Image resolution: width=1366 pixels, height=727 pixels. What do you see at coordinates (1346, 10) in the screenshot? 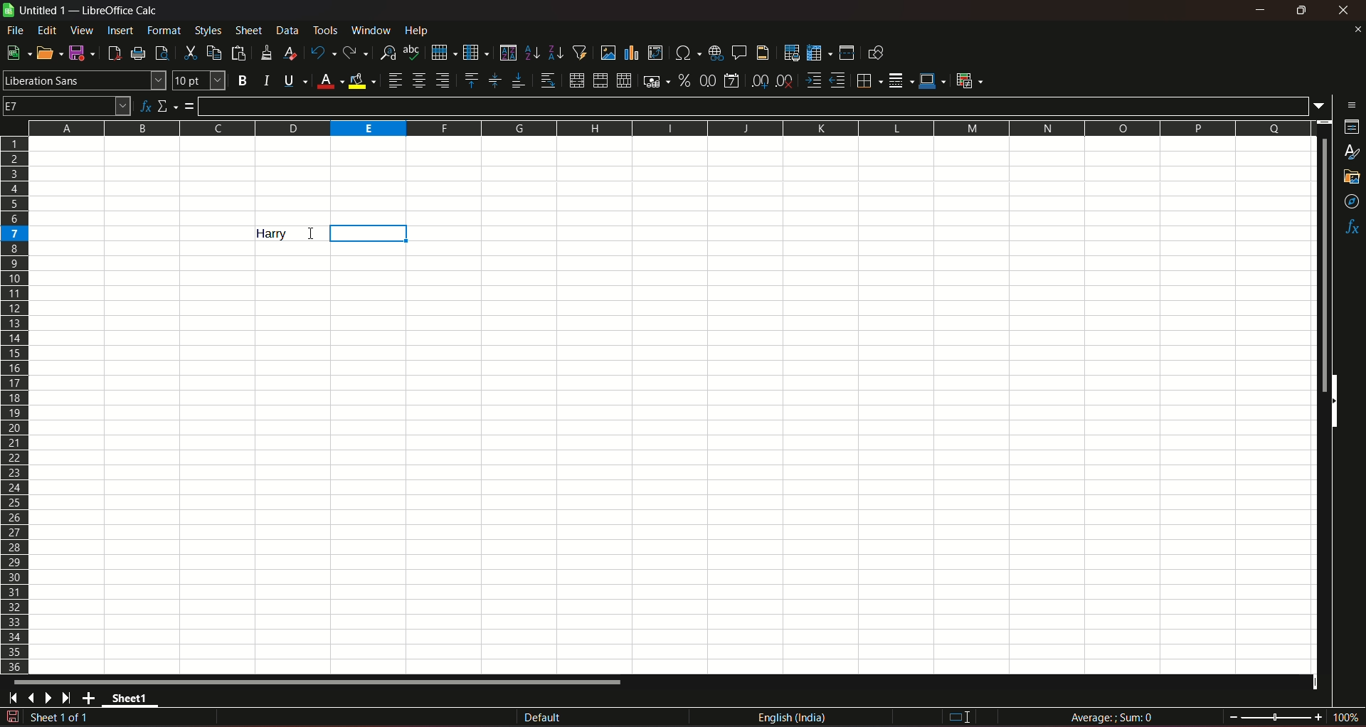
I see `close` at bounding box center [1346, 10].